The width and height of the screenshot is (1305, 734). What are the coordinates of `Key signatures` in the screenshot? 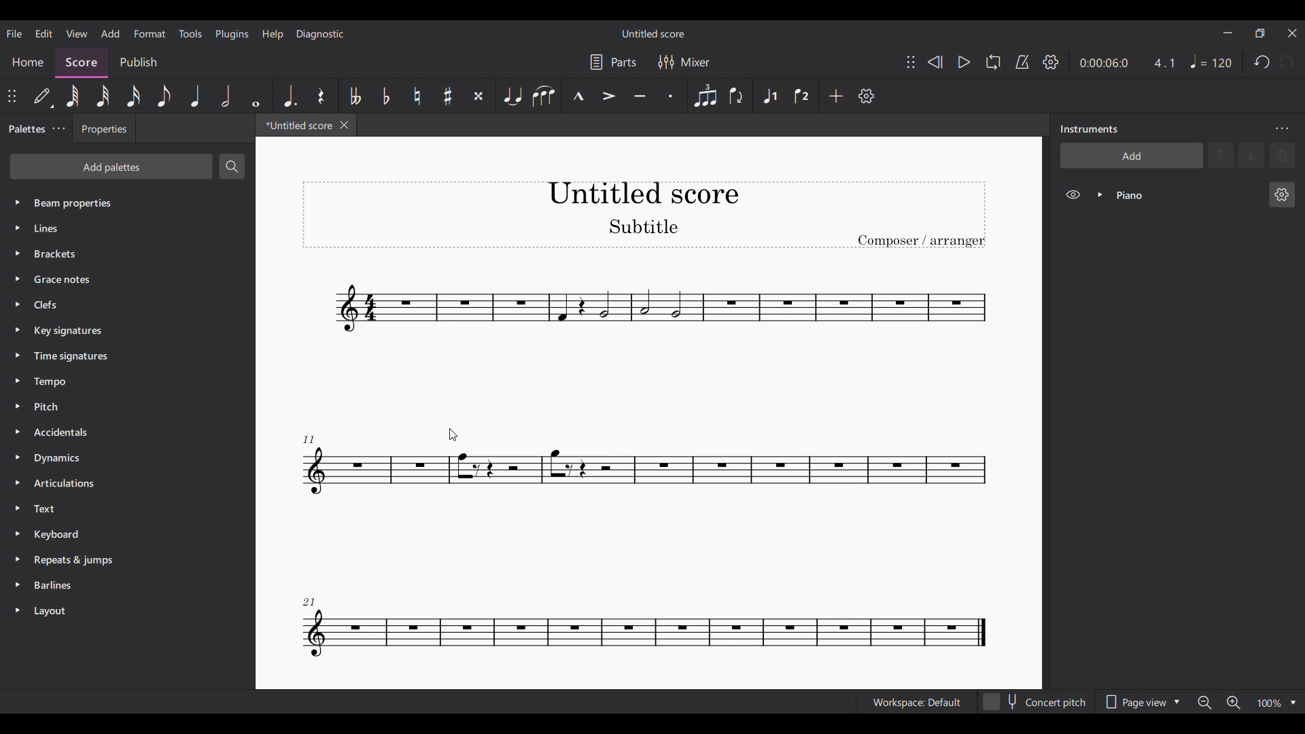 It's located at (125, 332).